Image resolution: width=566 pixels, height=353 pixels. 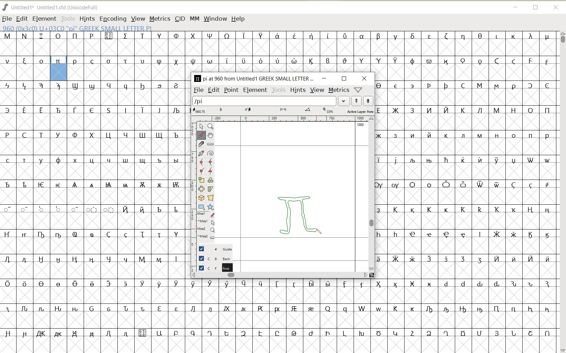 I want to click on FILE, so click(x=7, y=19).